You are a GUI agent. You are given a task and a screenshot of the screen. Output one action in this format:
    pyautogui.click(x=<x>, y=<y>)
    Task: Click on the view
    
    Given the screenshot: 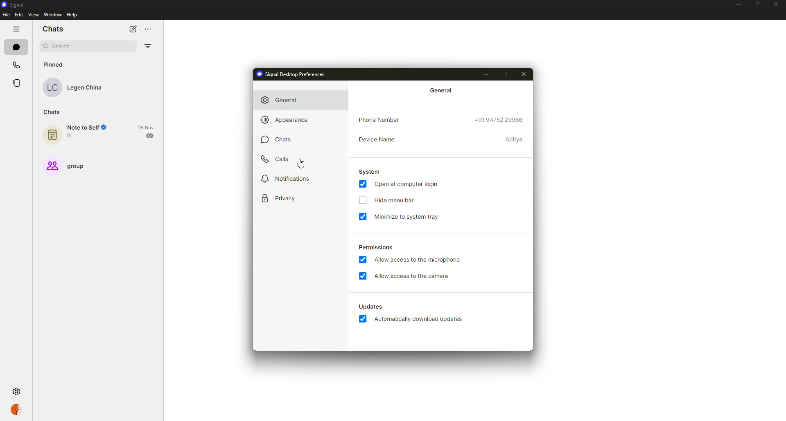 What is the action you would take?
    pyautogui.click(x=35, y=15)
    